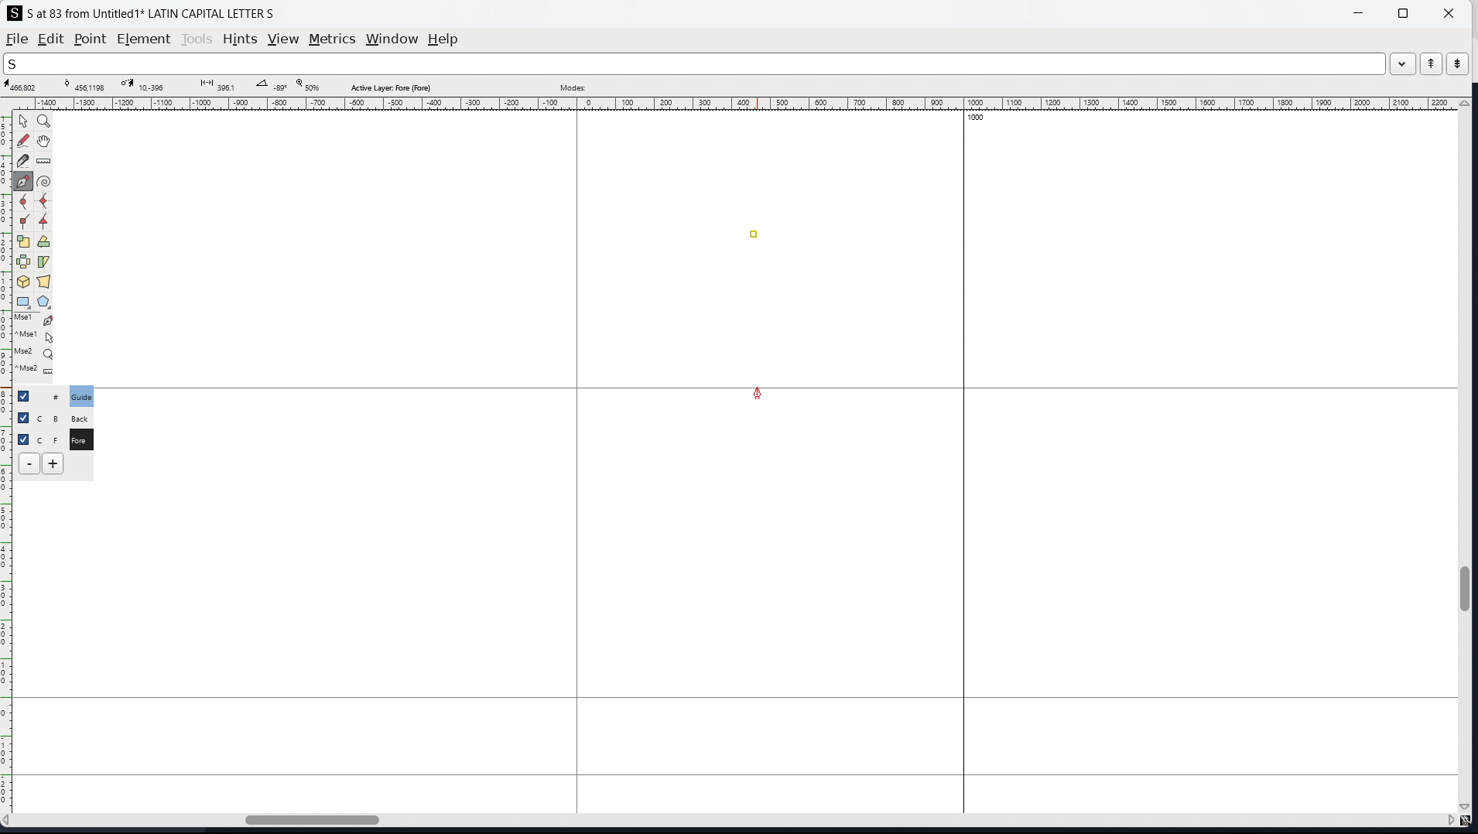 The height and width of the screenshot is (834, 1478). Describe the element at coordinates (44, 242) in the screenshot. I see `rotate selection` at that location.